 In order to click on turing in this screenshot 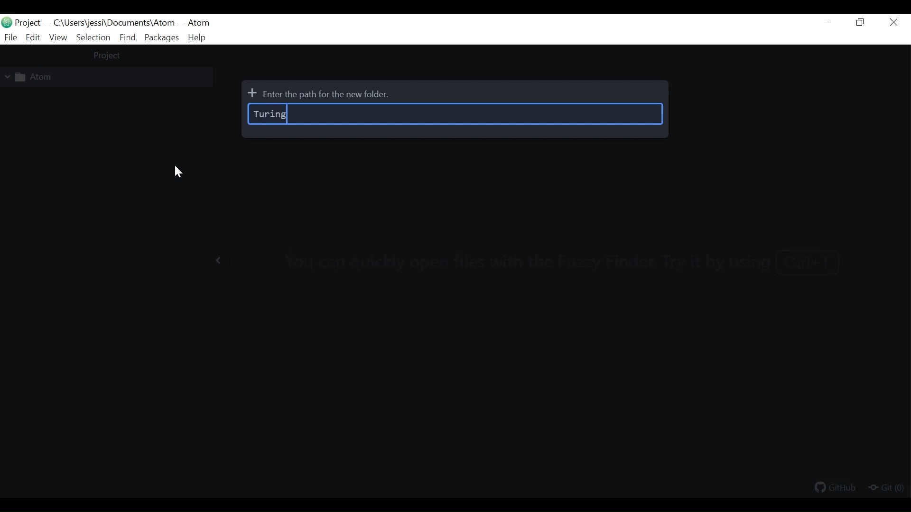, I will do `click(270, 115)`.